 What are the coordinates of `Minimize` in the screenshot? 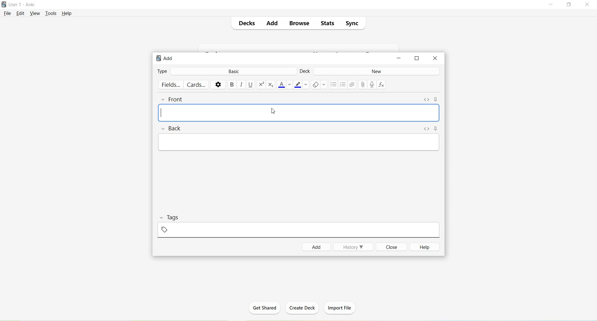 It's located at (552, 5).